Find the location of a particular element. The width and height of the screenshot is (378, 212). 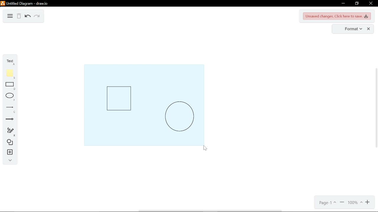

format is located at coordinates (352, 29).